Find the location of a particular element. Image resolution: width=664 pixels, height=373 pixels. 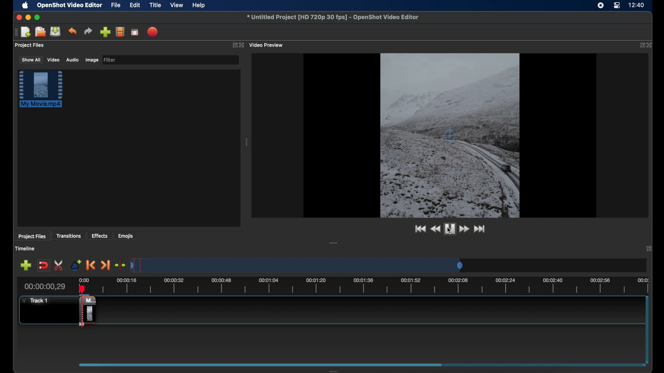

image is located at coordinates (91, 60).